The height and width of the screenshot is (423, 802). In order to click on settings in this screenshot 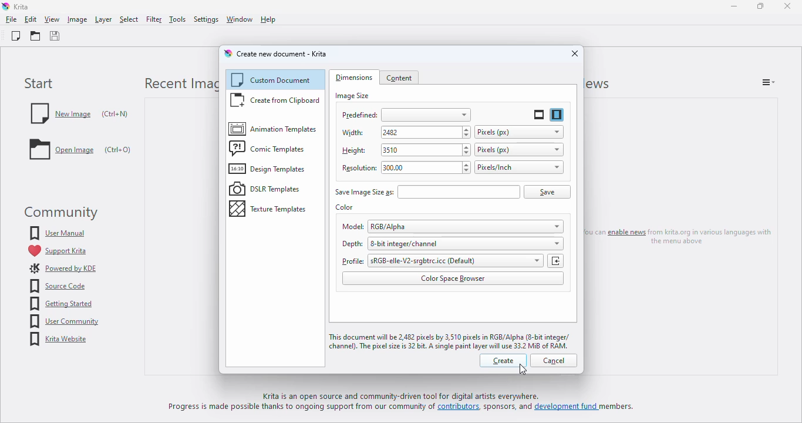, I will do `click(205, 19)`.